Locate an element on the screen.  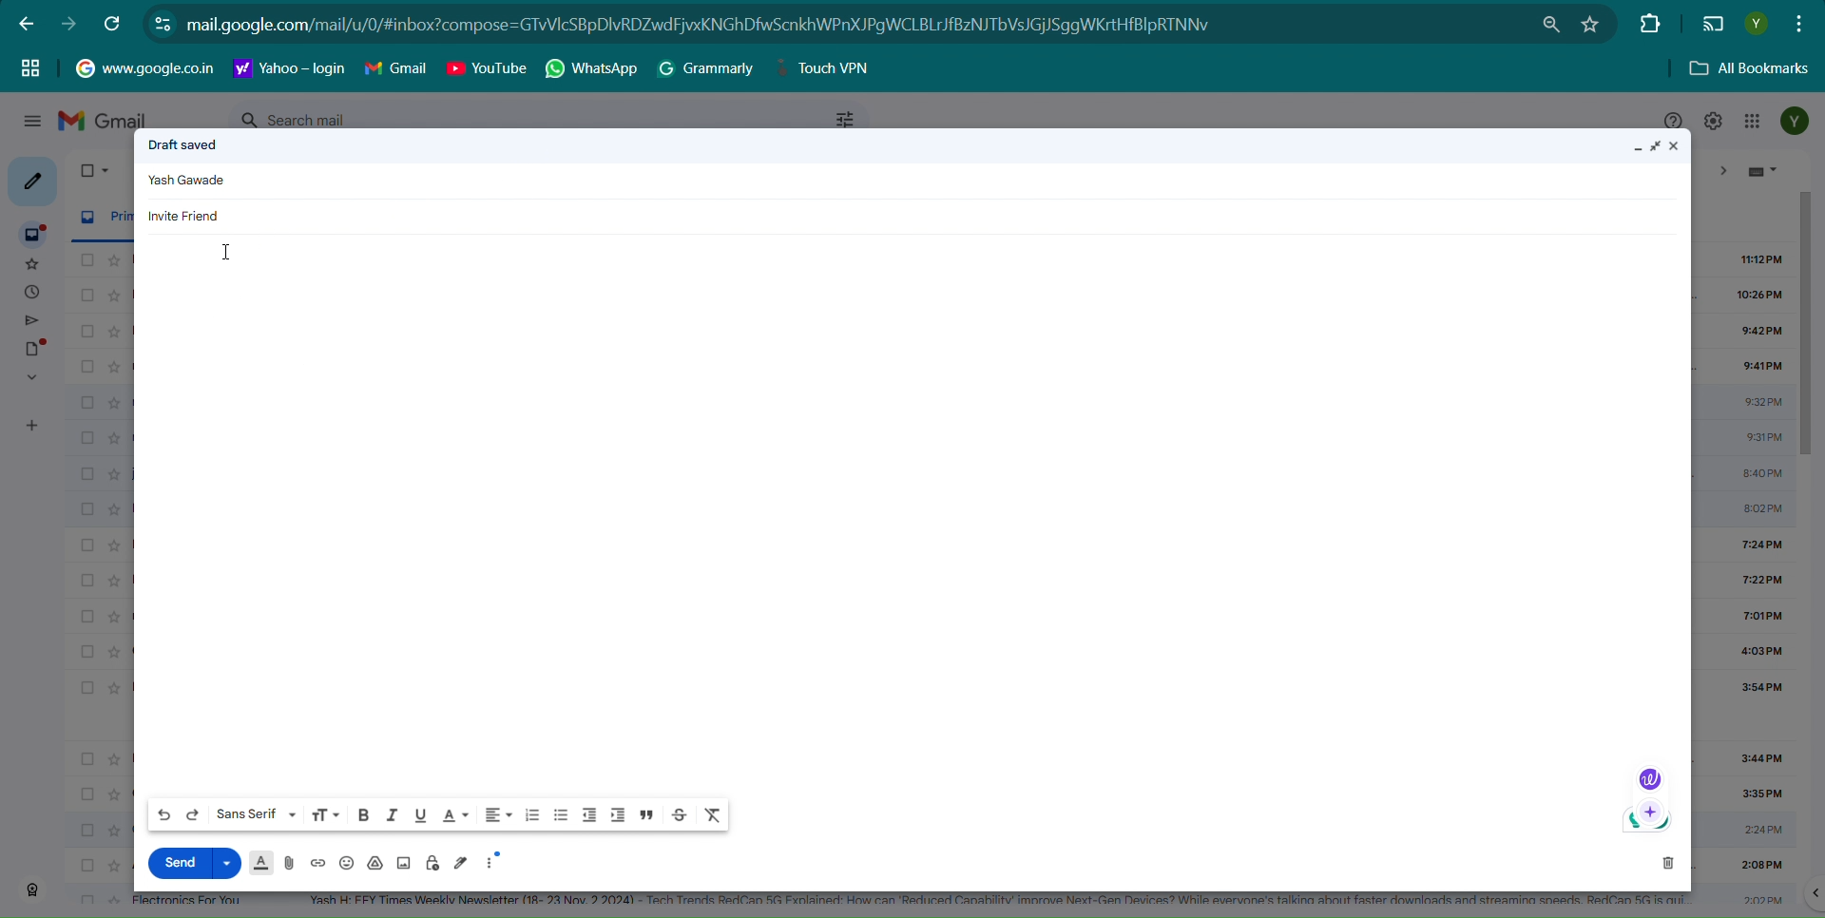
Formatting option is located at coordinates (261, 863).